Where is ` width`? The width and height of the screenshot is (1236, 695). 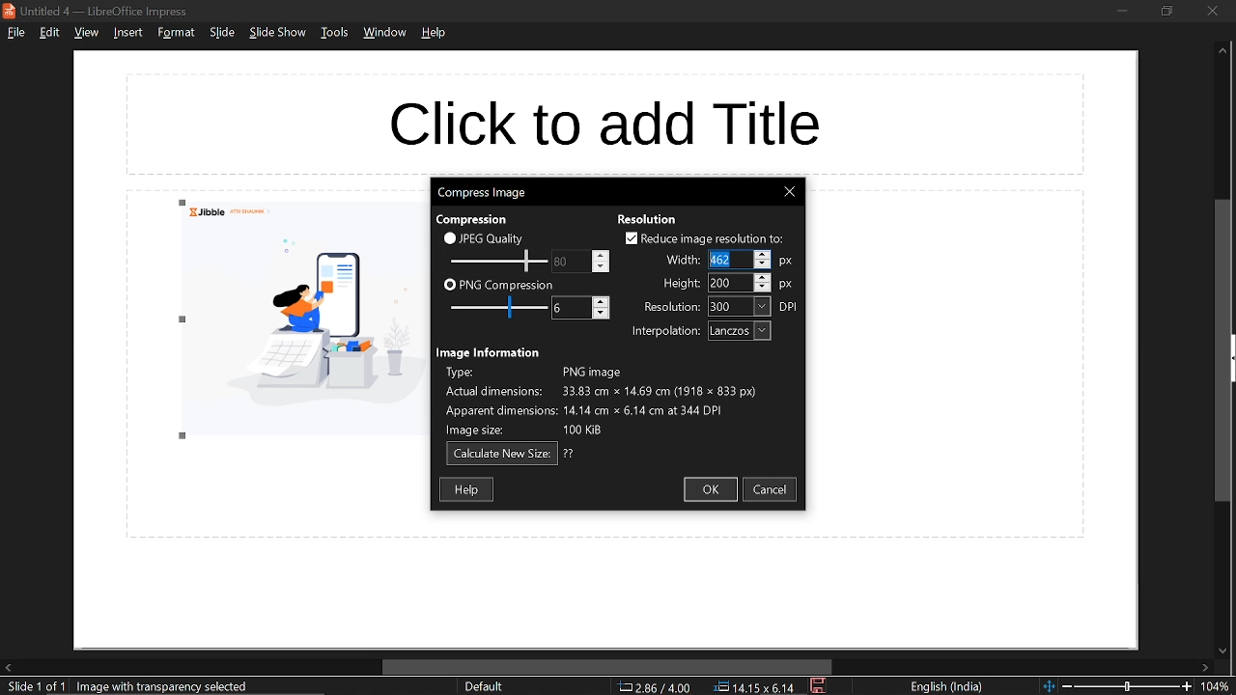
 width is located at coordinates (728, 260).